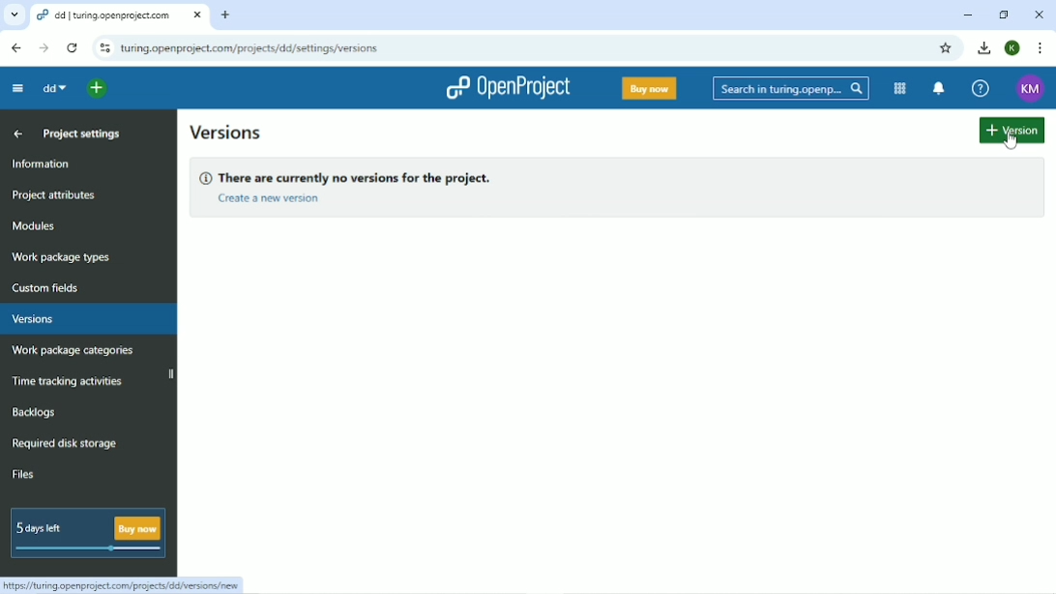 The width and height of the screenshot is (1056, 594). I want to click on Download, so click(983, 47).